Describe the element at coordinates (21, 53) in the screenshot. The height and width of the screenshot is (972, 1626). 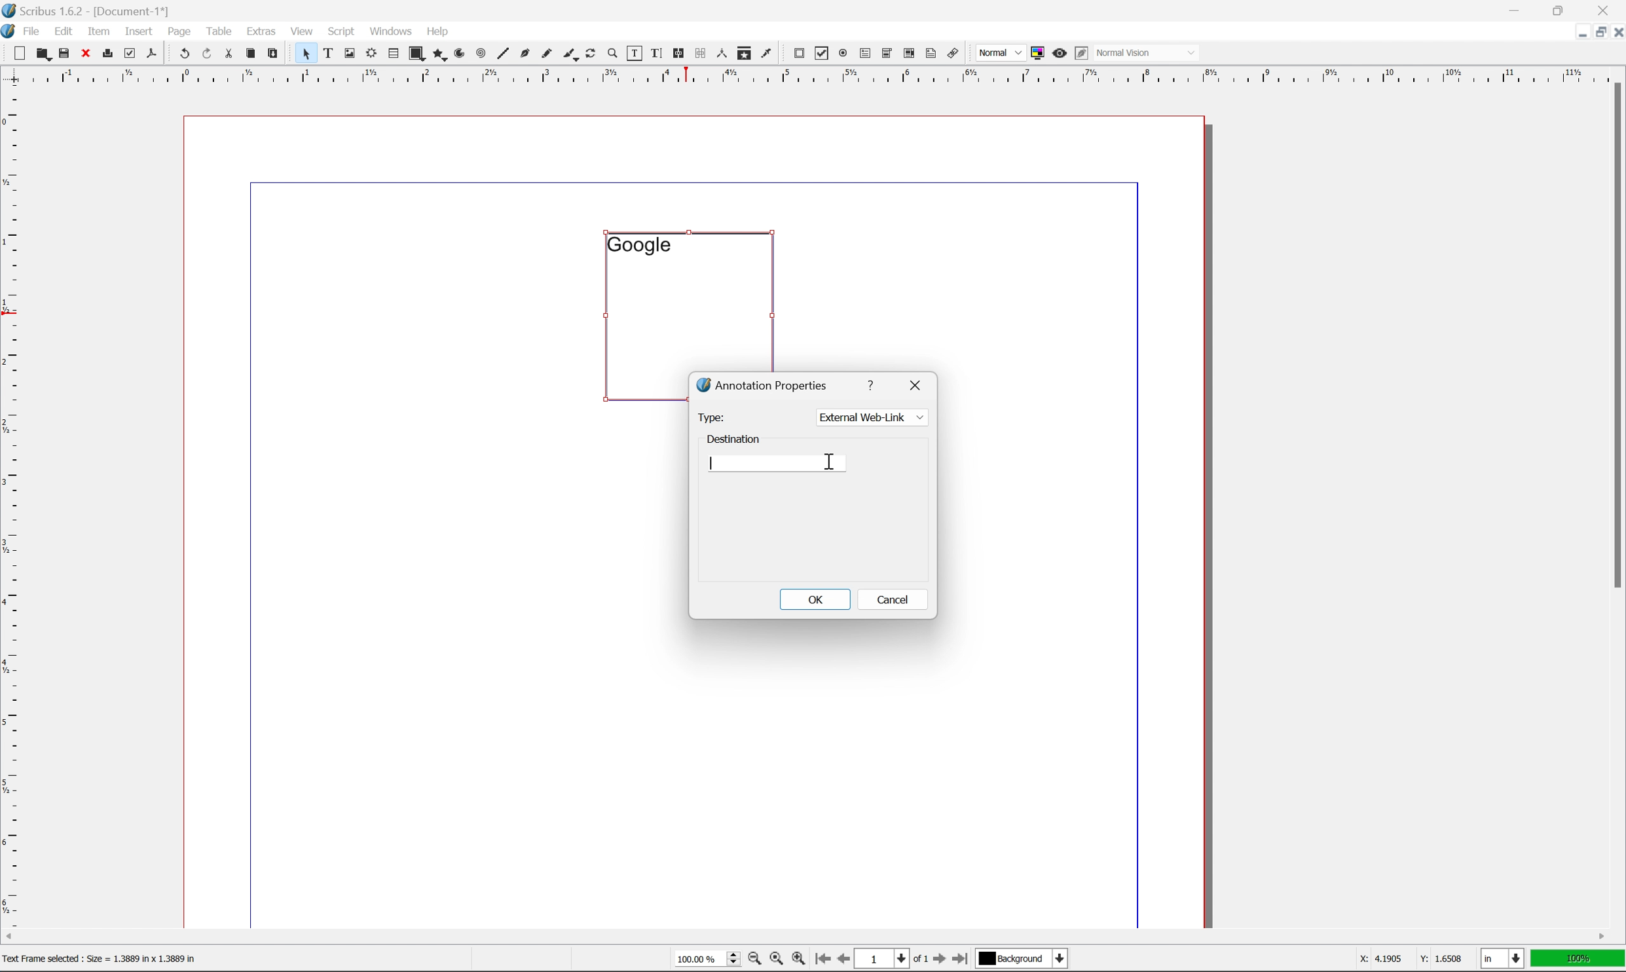
I see `new` at that location.